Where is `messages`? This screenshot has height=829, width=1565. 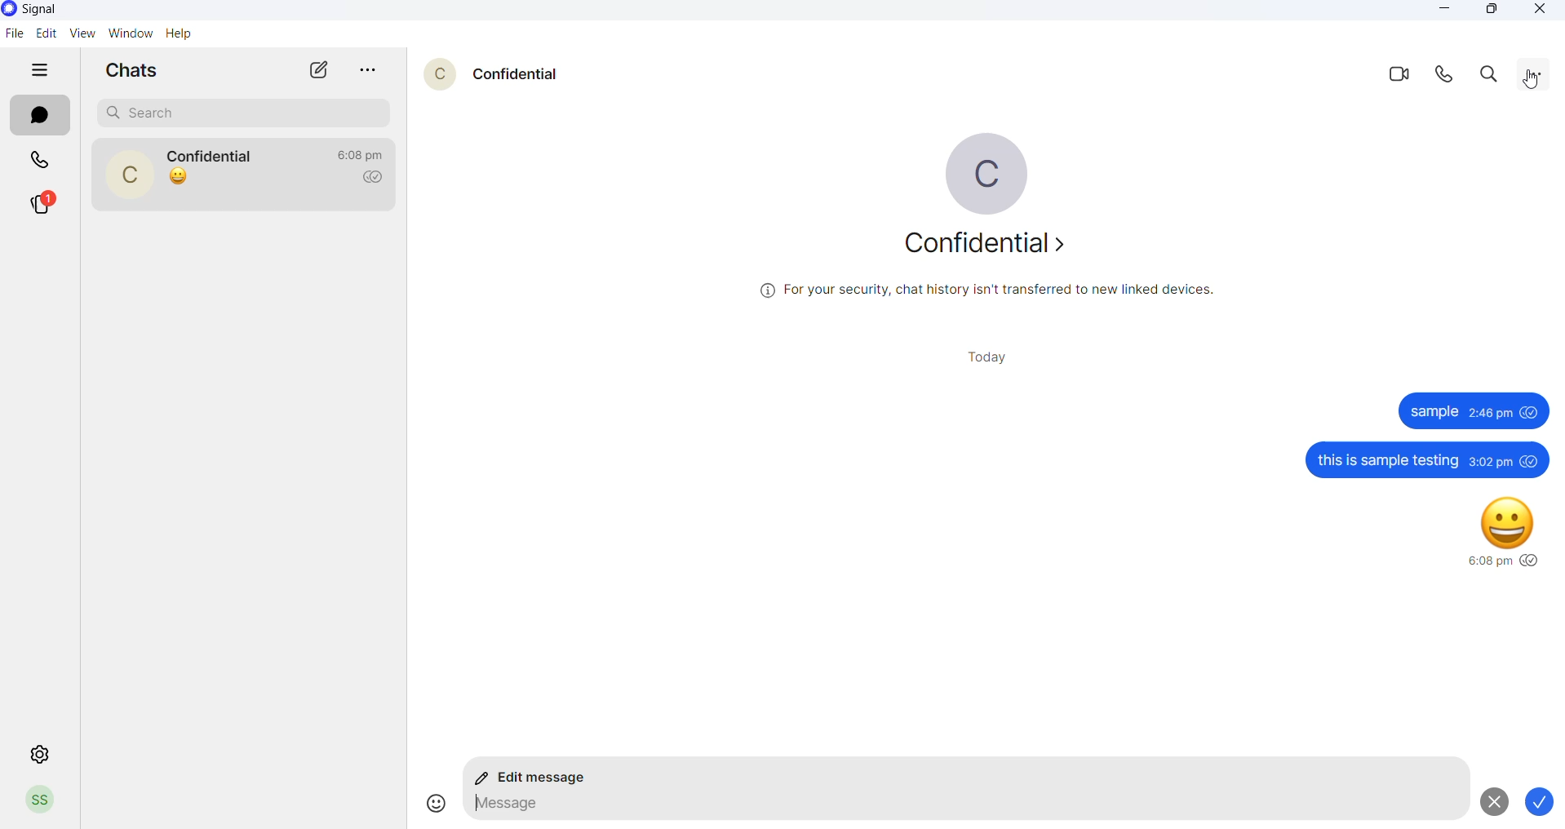
messages is located at coordinates (42, 117).